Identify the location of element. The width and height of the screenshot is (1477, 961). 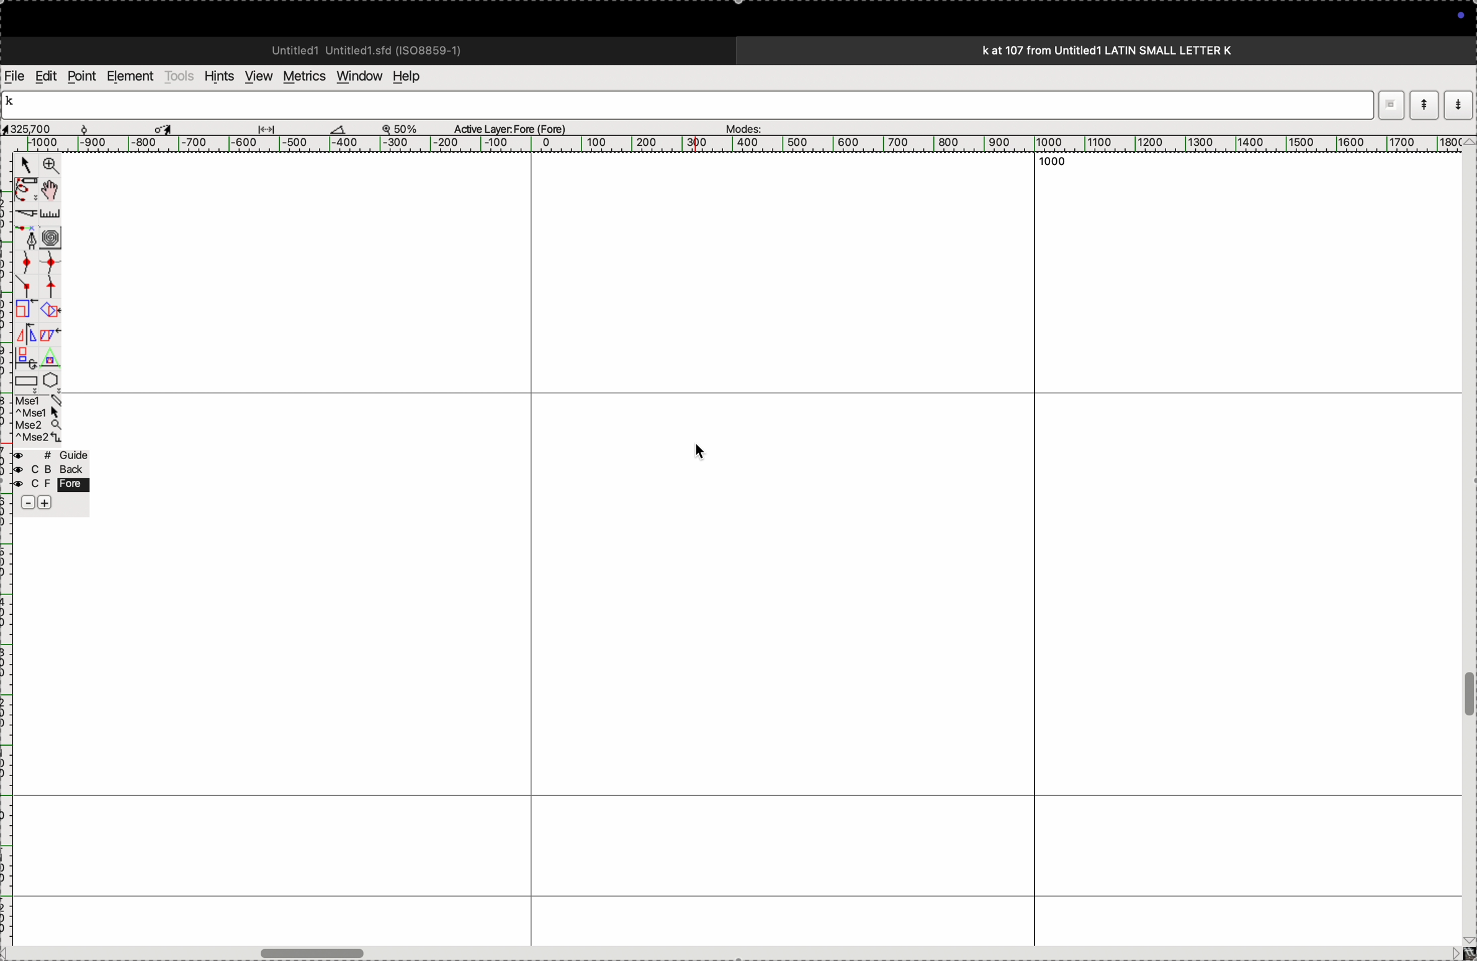
(132, 76).